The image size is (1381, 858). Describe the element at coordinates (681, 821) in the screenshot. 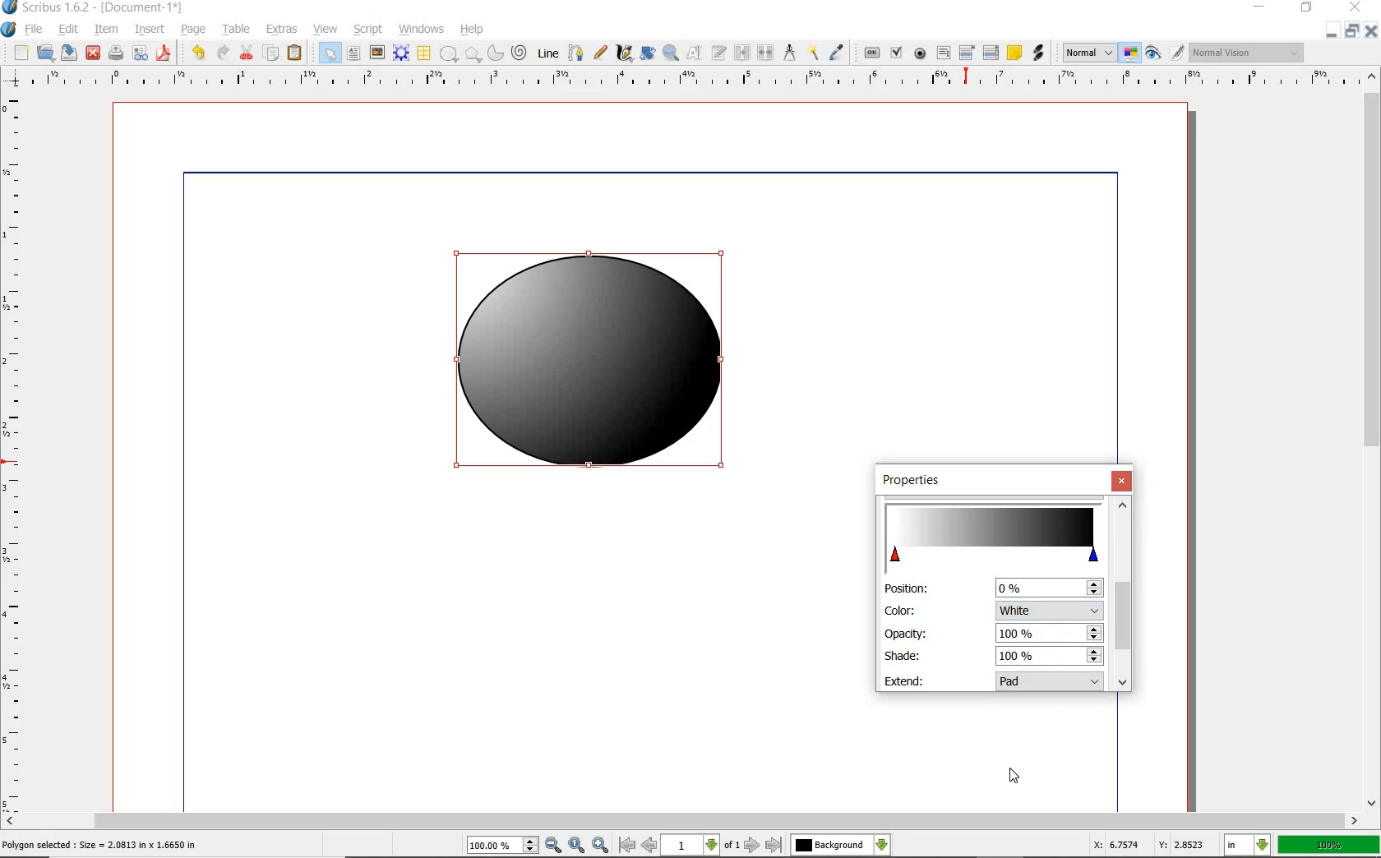

I see `SCROLLBAR` at that location.